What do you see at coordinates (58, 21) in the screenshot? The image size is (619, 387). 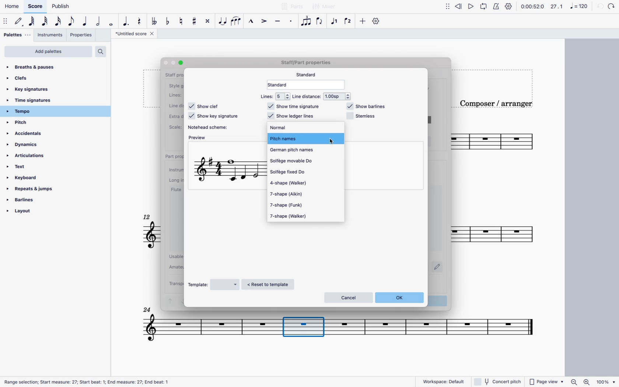 I see `16th note` at bounding box center [58, 21].